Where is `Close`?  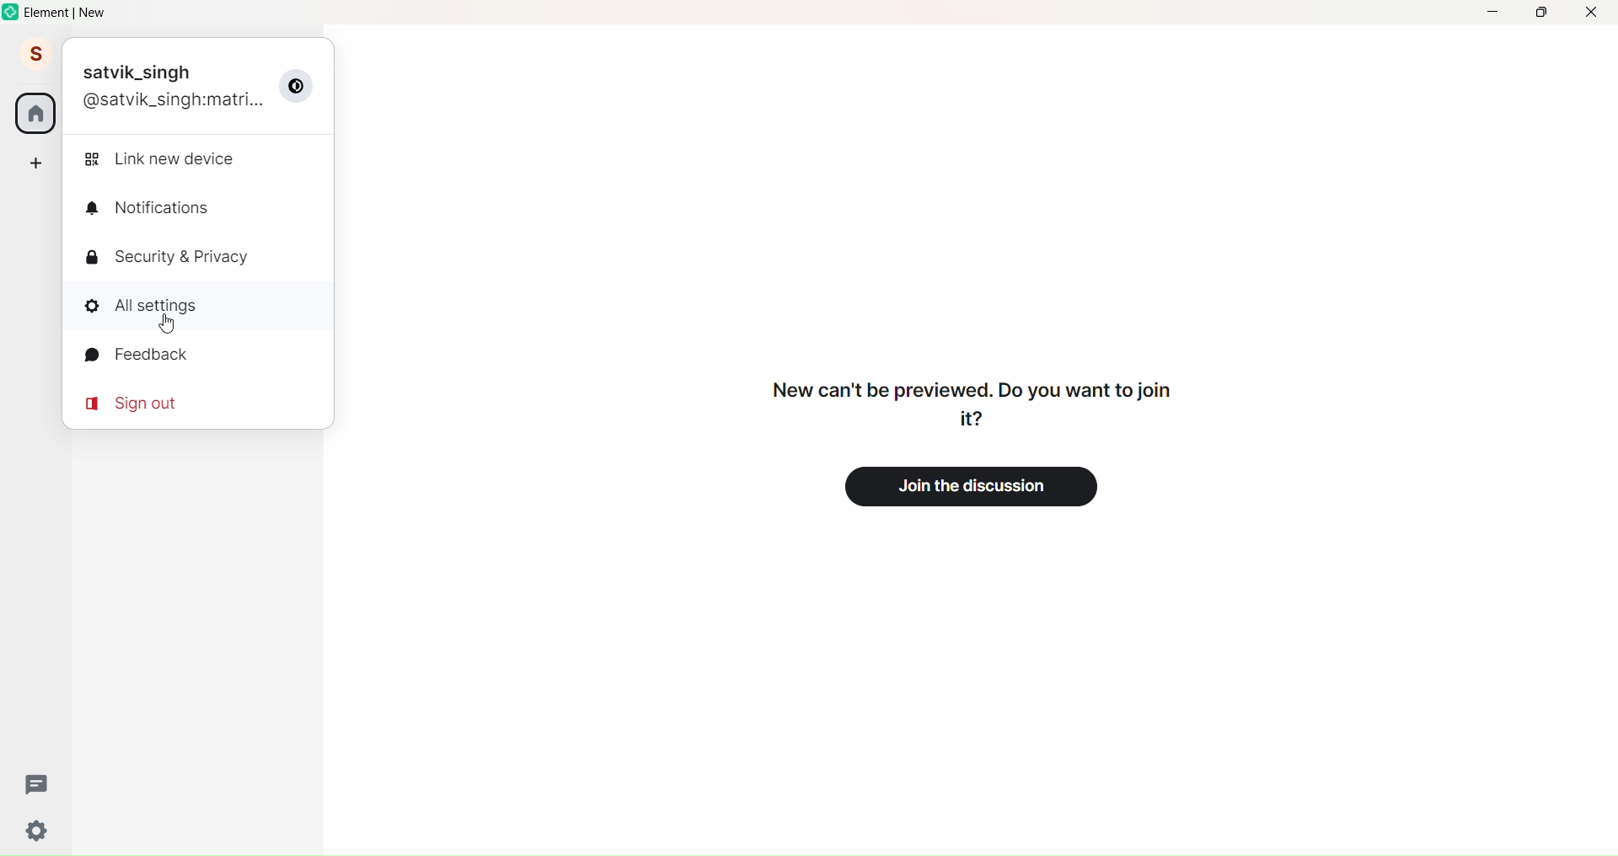
Close is located at coordinates (1593, 13).